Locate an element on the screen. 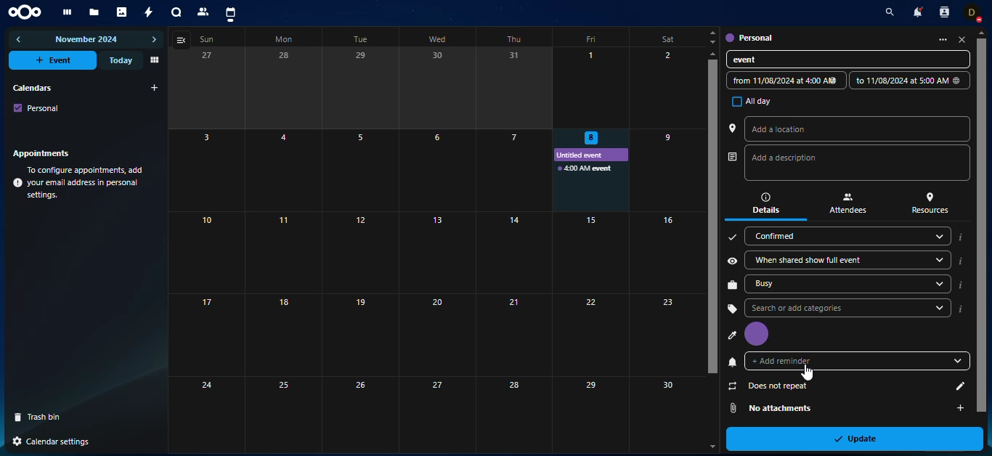 This screenshot has height=456, width=992.  is located at coordinates (590, 334).